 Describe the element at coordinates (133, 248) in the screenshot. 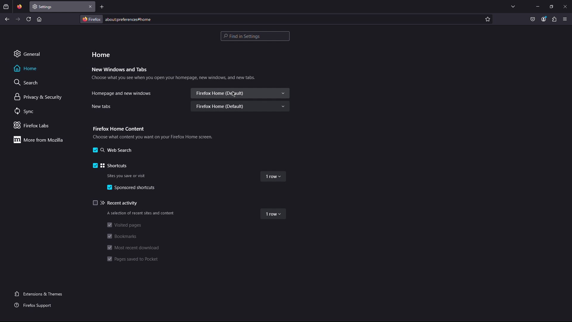

I see `Most recent download` at that location.